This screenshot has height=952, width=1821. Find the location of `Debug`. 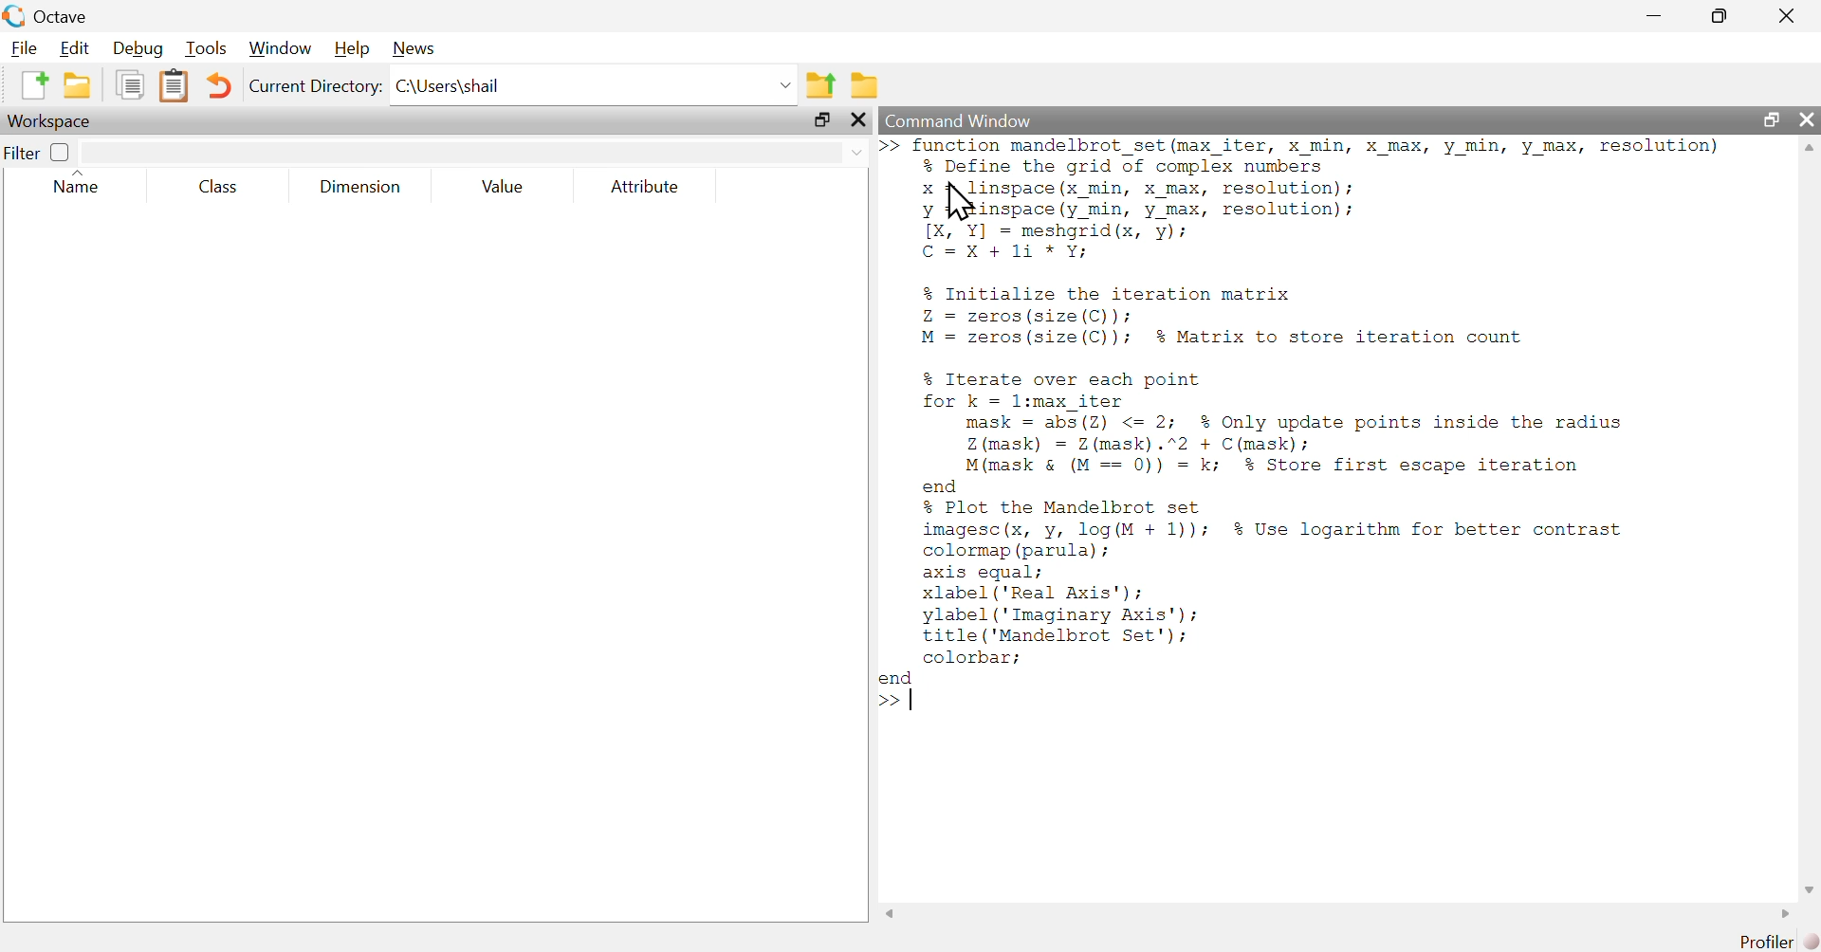

Debug is located at coordinates (137, 48).